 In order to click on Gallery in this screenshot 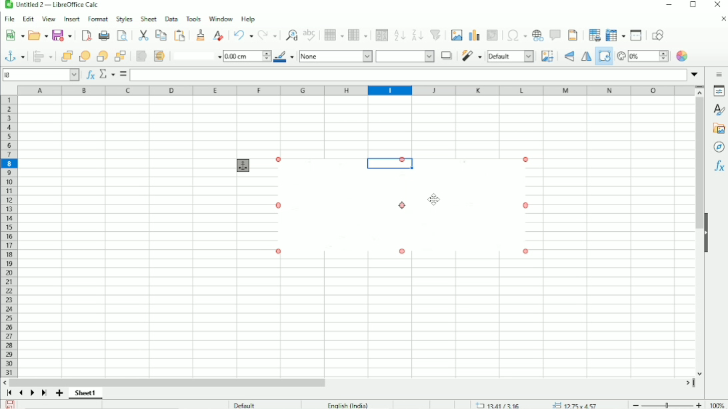, I will do `click(718, 129)`.